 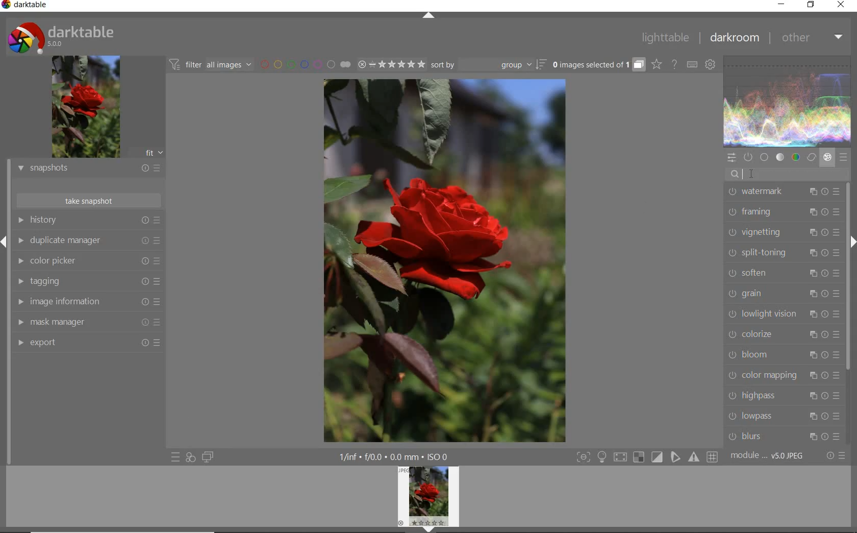 What do you see at coordinates (782, 334) in the screenshot?
I see `colorize` at bounding box center [782, 334].